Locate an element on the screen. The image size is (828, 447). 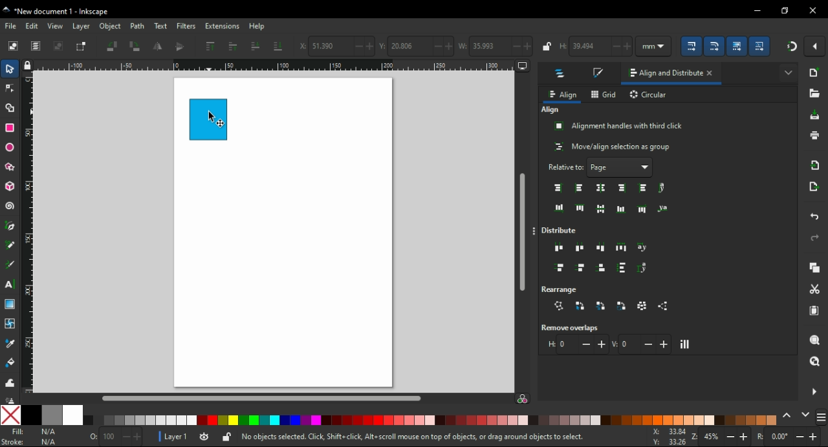
pencil tool is located at coordinates (10, 245).